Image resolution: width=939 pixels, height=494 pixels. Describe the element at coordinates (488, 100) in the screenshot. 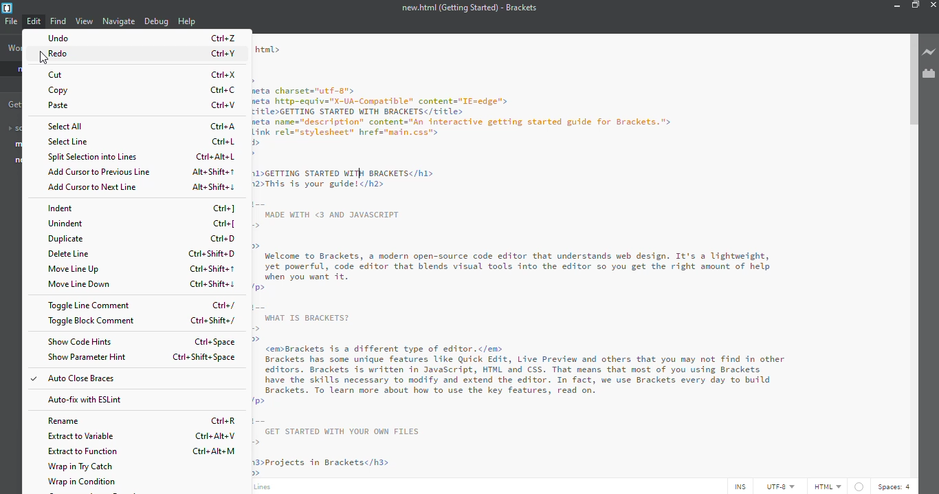

I see `DOCTYPE html>
htal>
<head>
<meta charsets="utf-g">
<meta http-equiv="X-UA-Conpatible" content="TE-edge">
<title>GETTING STARTED WITH BRACKETS</title>
<meta name="description” content="An interactive getting started guide for Brackets.">
<link rel="stylesheet" href="nain.css">
</head>
priury` at that location.